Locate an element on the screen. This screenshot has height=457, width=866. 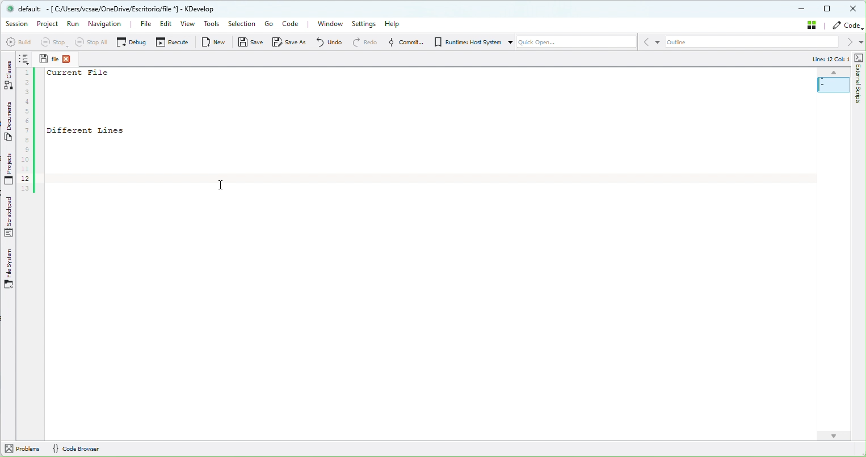
Go is located at coordinates (267, 23).